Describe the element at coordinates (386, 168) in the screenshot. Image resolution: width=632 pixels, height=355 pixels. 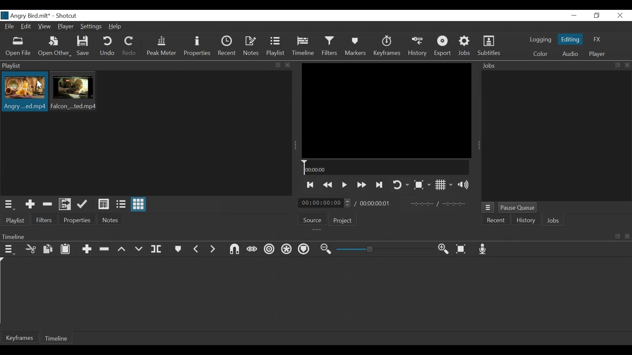
I see `Timeline` at that location.